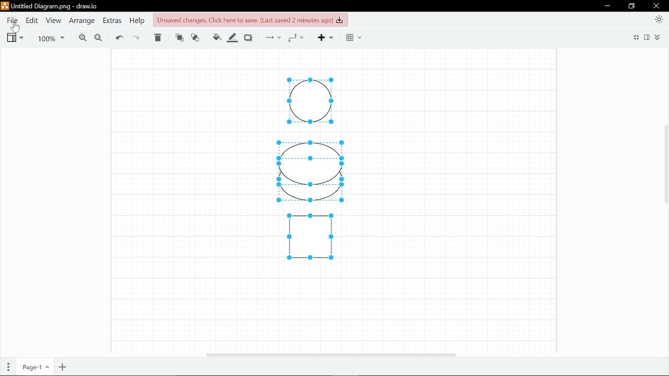  I want to click on Zoom in, so click(83, 39).